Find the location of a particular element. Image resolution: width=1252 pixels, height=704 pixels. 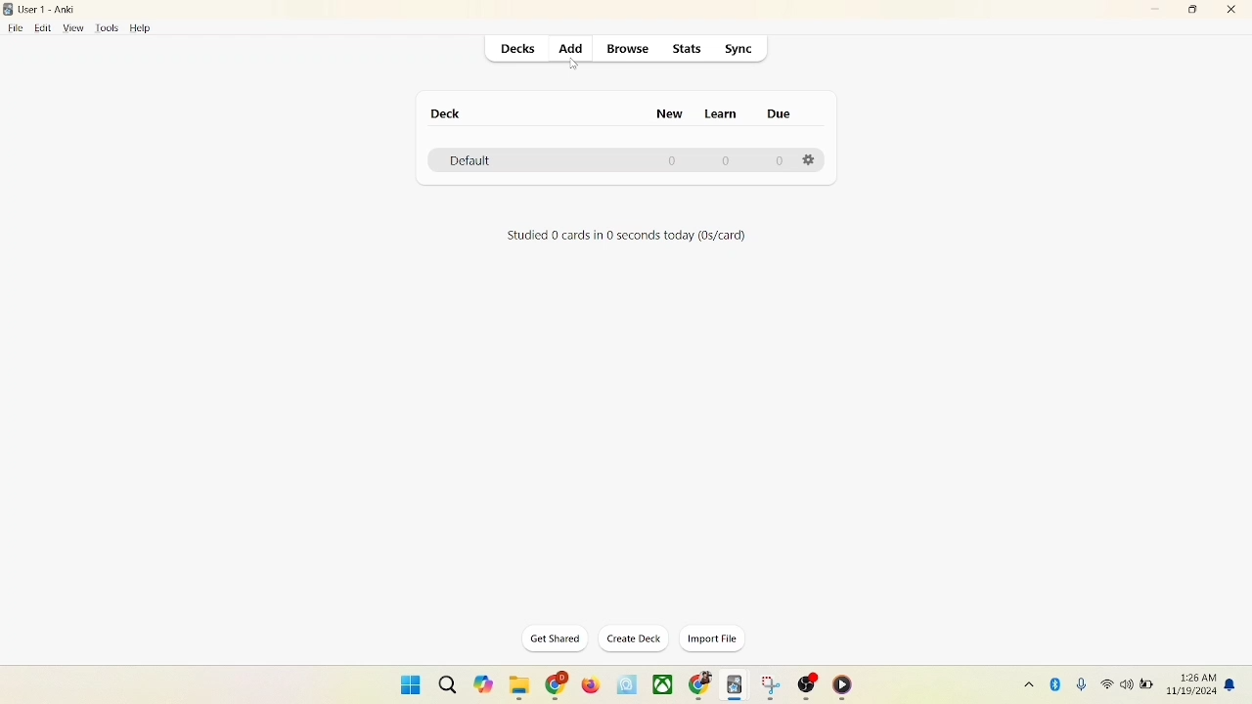

import file is located at coordinates (710, 641).